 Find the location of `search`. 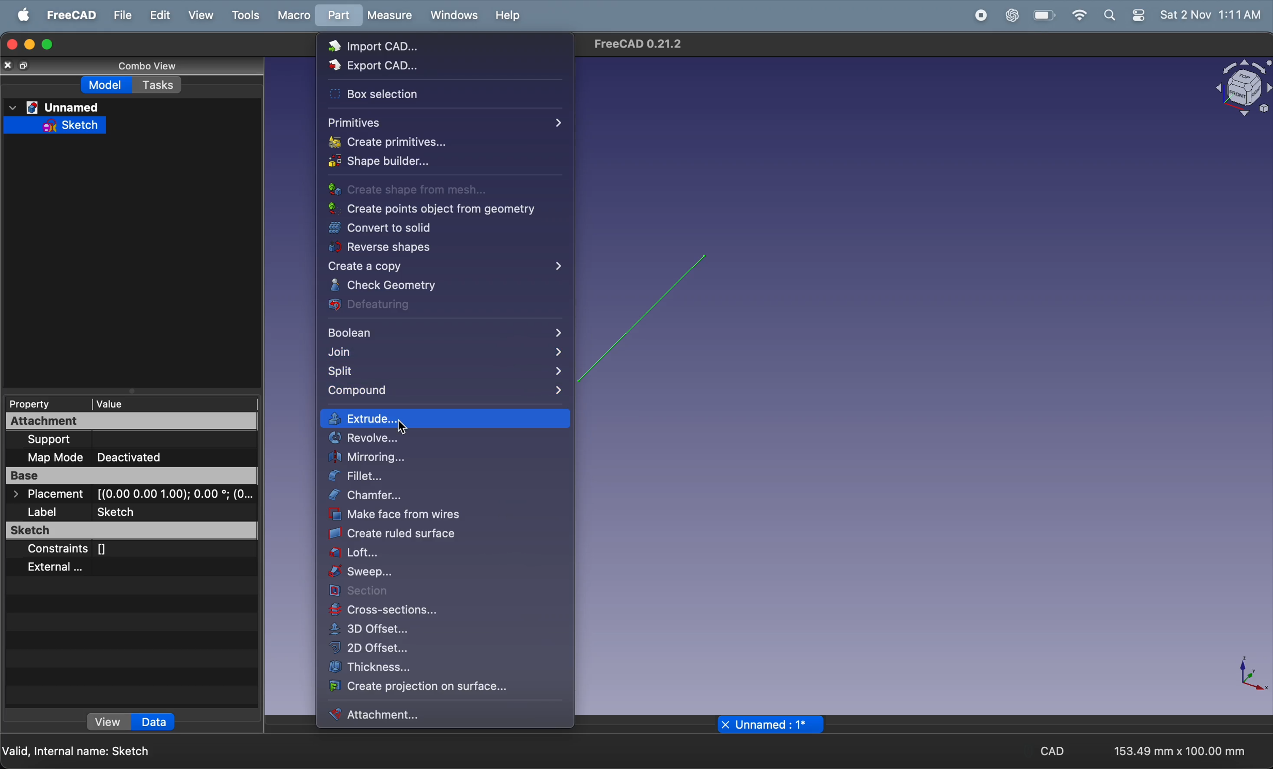

search is located at coordinates (1110, 16).